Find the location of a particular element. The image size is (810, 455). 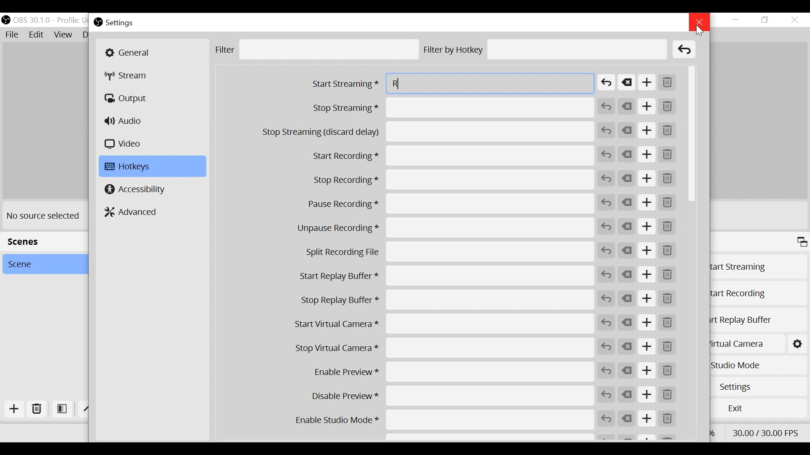

Clear is located at coordinates (627, 347).